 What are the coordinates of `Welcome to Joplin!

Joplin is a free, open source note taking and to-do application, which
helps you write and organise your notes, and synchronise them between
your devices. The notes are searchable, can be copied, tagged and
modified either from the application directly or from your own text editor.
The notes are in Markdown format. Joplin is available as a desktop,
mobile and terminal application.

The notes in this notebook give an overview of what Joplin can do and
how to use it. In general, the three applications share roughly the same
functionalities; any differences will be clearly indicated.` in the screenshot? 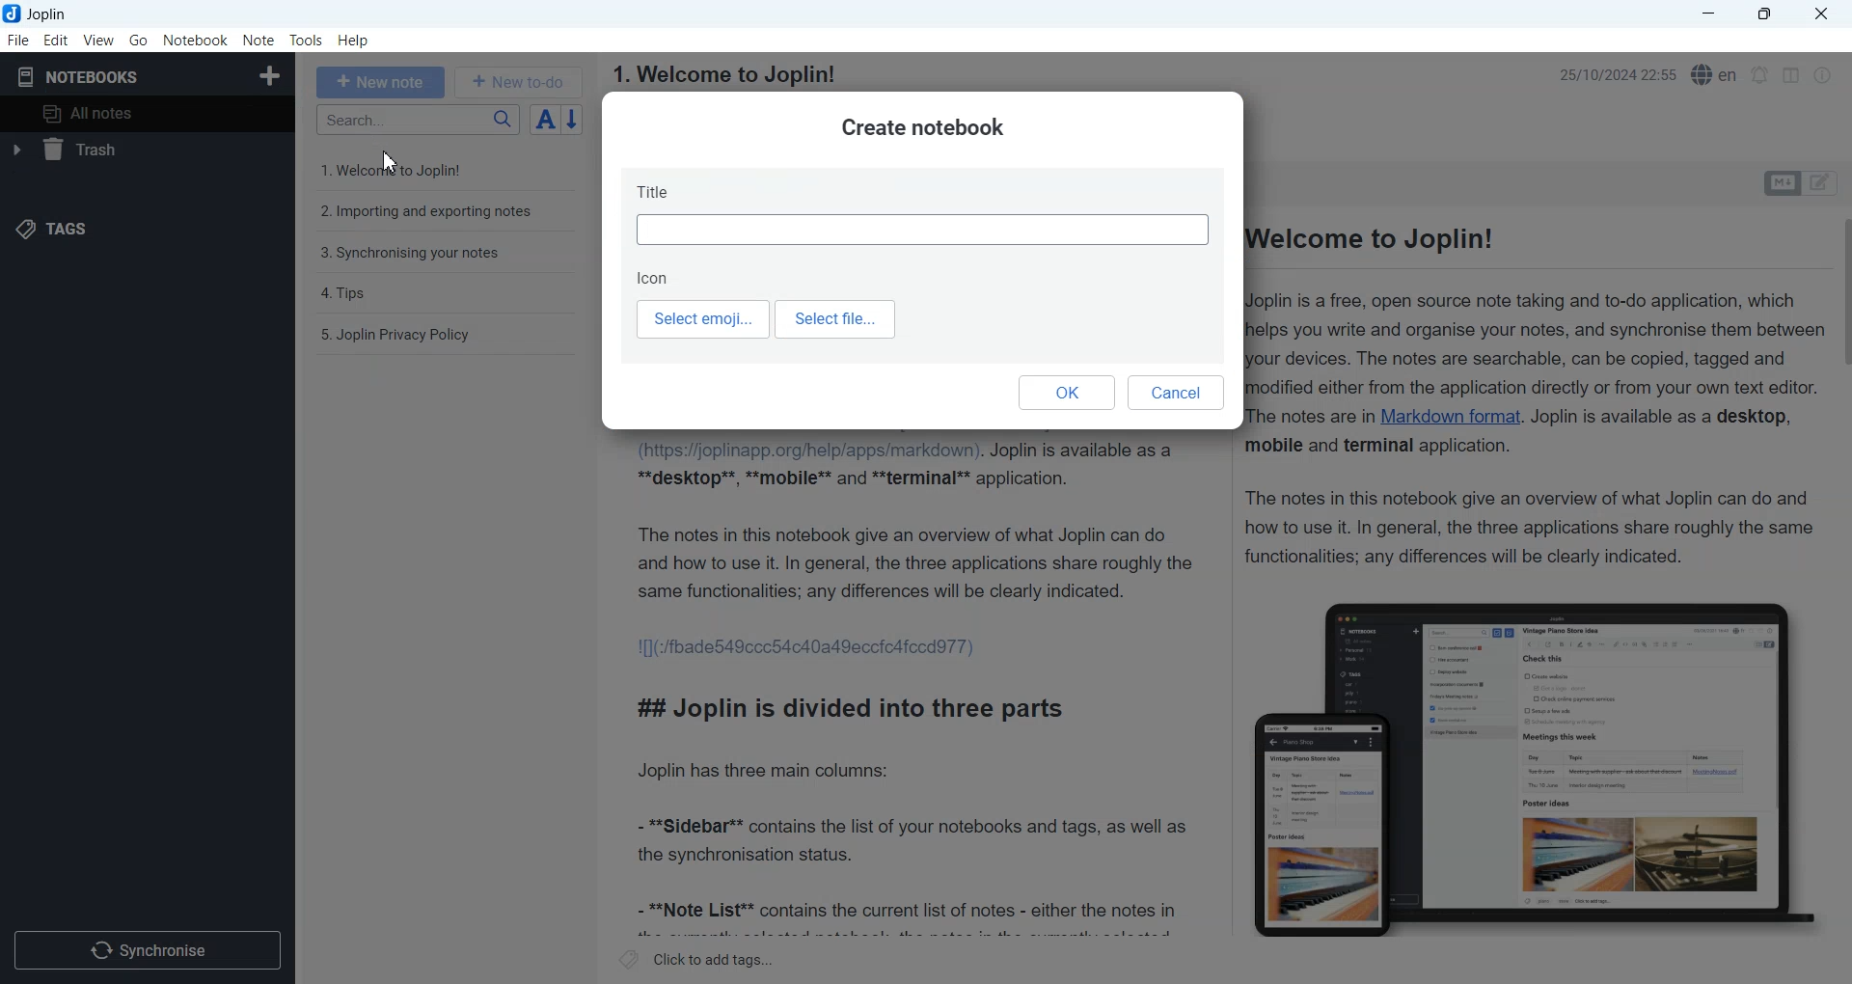 It's located at (1539, 399).